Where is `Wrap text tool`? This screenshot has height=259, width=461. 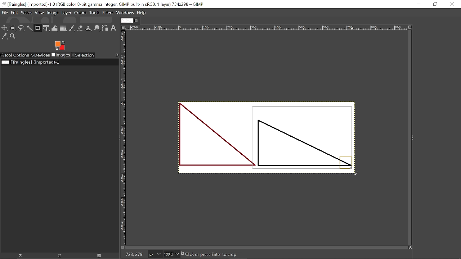 Wrap text tool is located at coordinates (55, 28).